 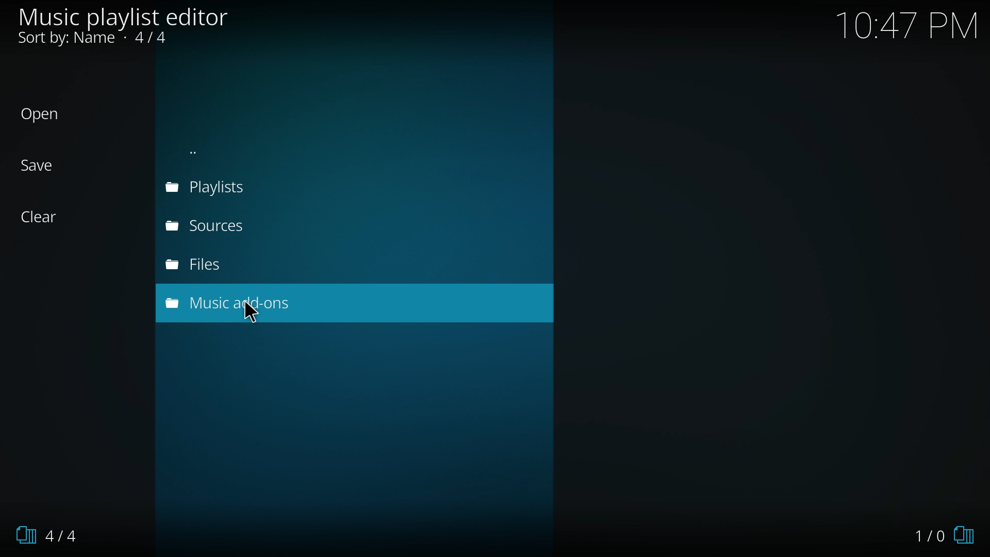 I want to click on music add ons, so click(x=202, y=303).